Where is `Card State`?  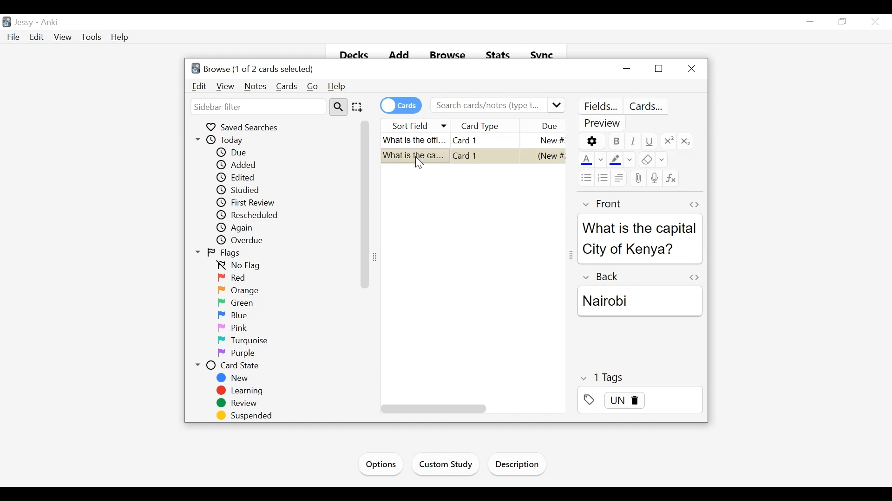 Card State is located at coordinates (227, 366).